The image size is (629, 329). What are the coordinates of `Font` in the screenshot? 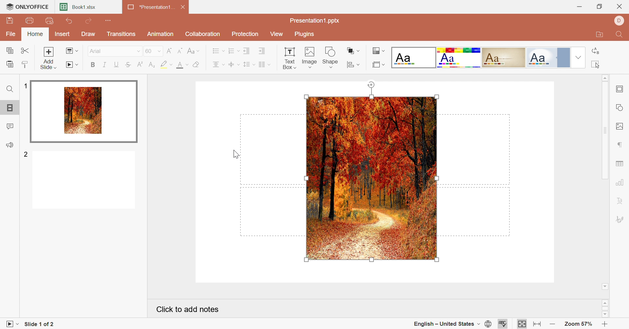 It's located at (96, 50).